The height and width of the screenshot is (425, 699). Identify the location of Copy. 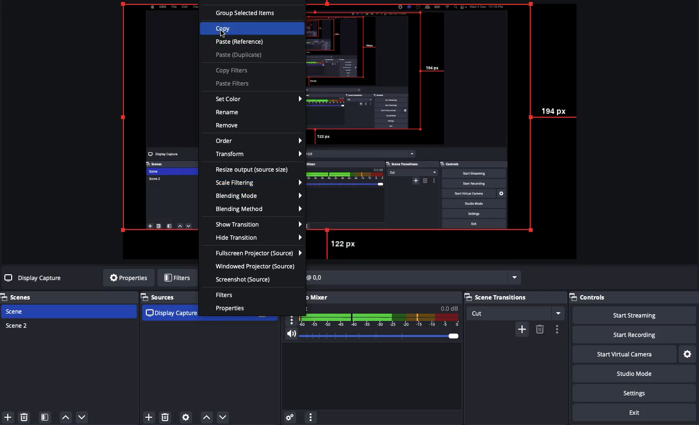
(227, 27).